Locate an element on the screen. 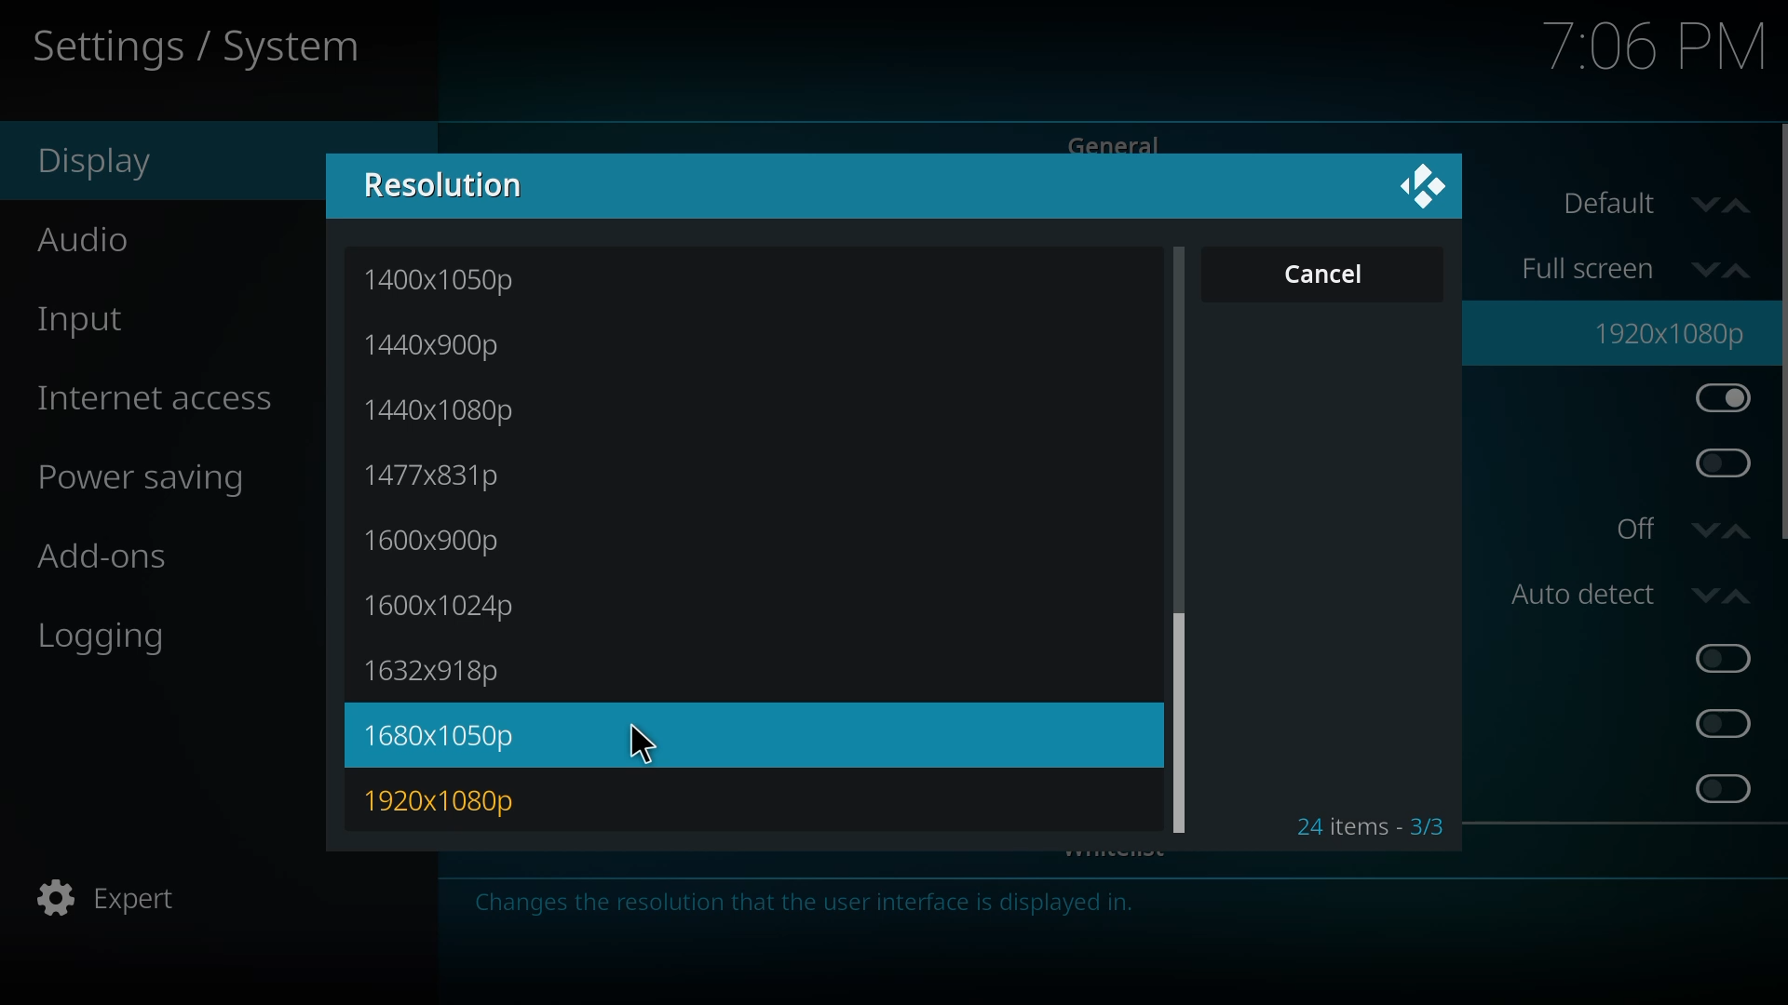  1920 is located at coordinates (447, 798).